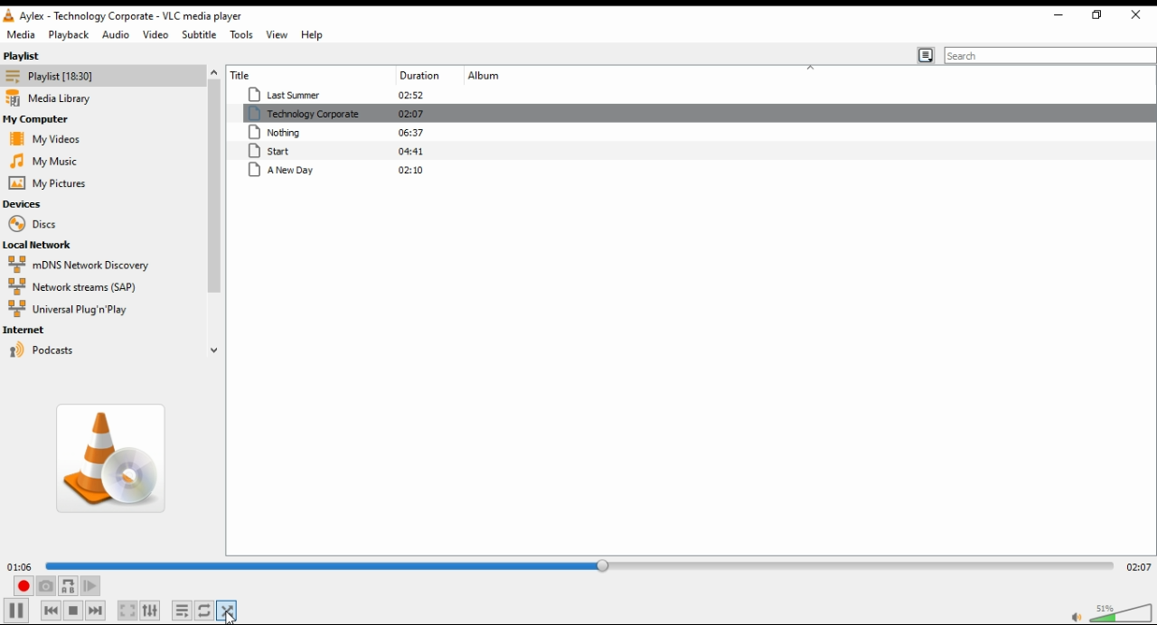 The image size is (1157, 625). What do you see at coordinates (24, 203) in the screenshot?
I see `devices` at bounding box center [24, 203].